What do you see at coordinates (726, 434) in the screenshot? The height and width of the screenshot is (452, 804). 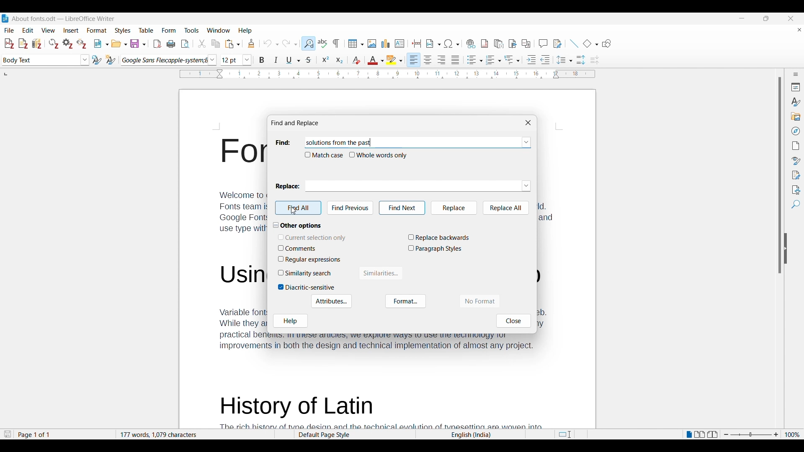 I see `Zoom out` at bounding box center [726, 434].